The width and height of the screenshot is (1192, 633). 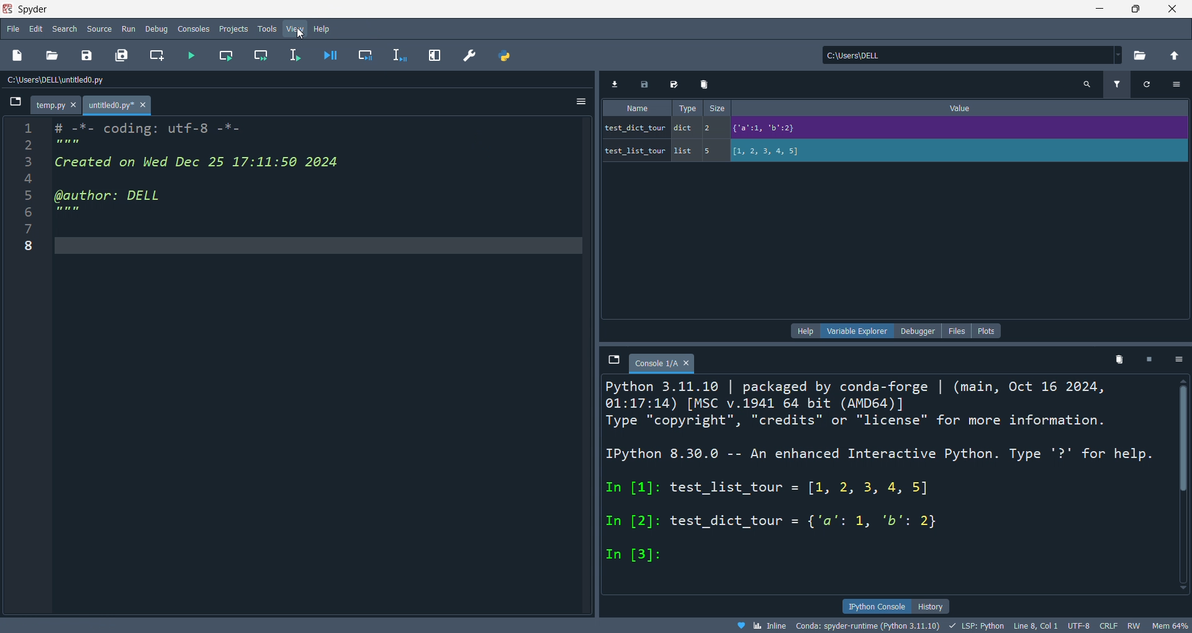 What do you see at coordinates (323, 29) in the screenshot?
I see `help` at bounding box center [323, 29].